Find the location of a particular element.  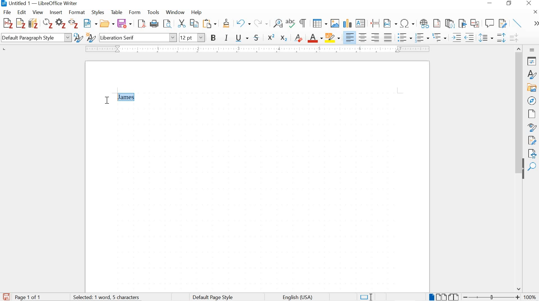

book view is located at coordinates (454, 297).